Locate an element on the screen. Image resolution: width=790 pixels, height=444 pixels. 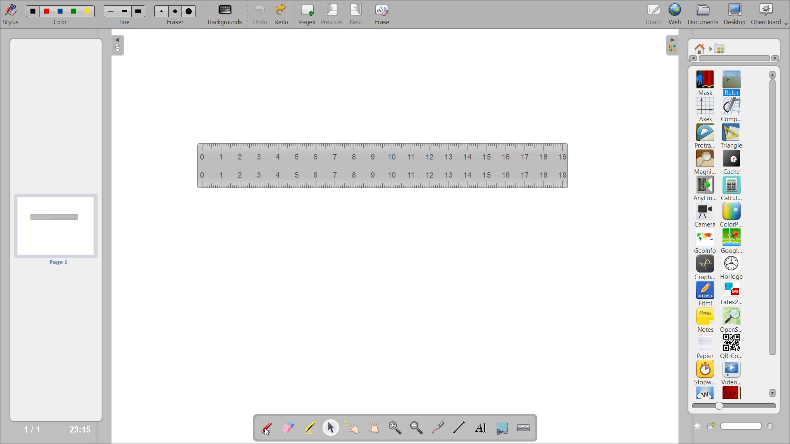
color 3 is located at coordinates (60, 11).